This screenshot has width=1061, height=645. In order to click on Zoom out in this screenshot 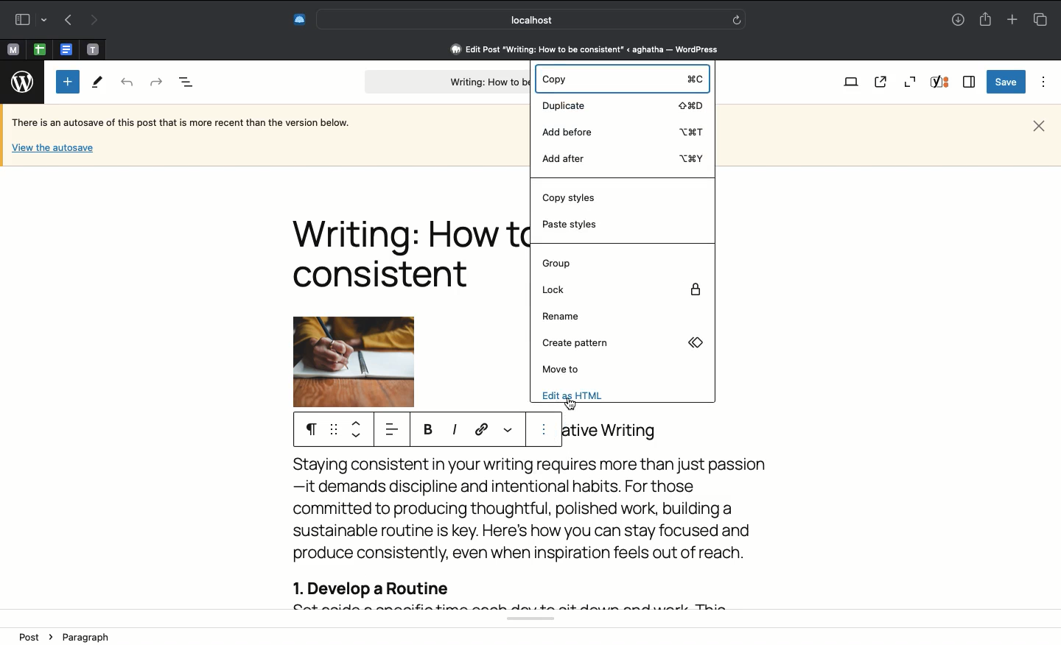, I will do `click(910, 82)`.